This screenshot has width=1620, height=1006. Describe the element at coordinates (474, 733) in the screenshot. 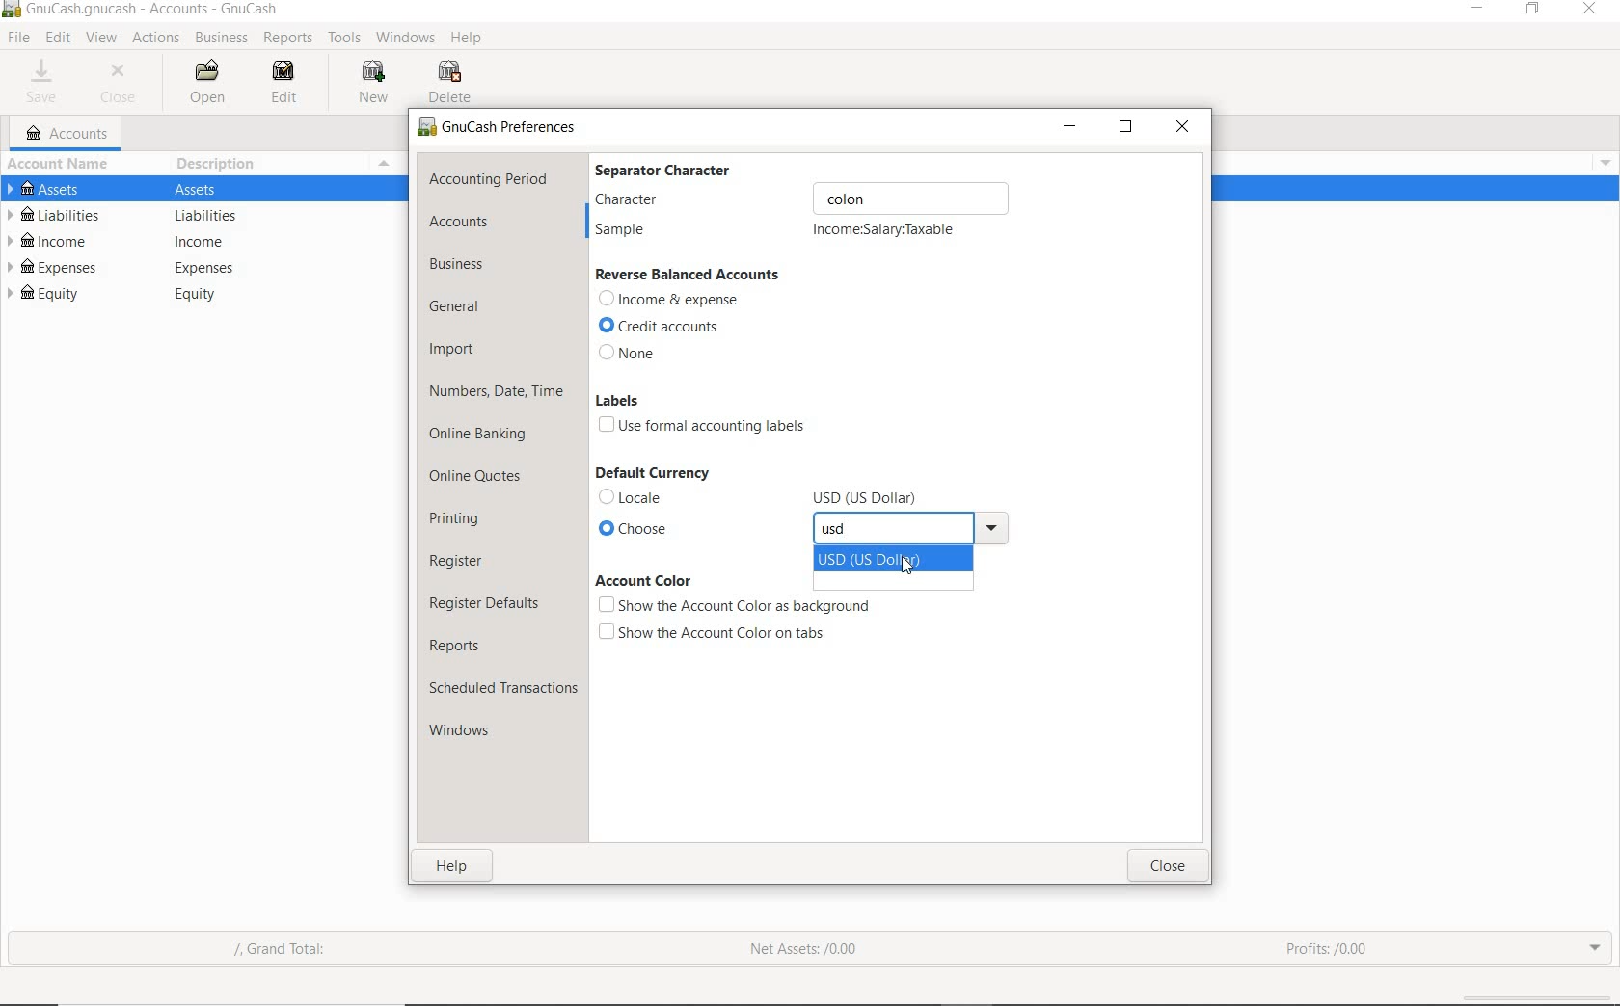

I see `windows` at that location.